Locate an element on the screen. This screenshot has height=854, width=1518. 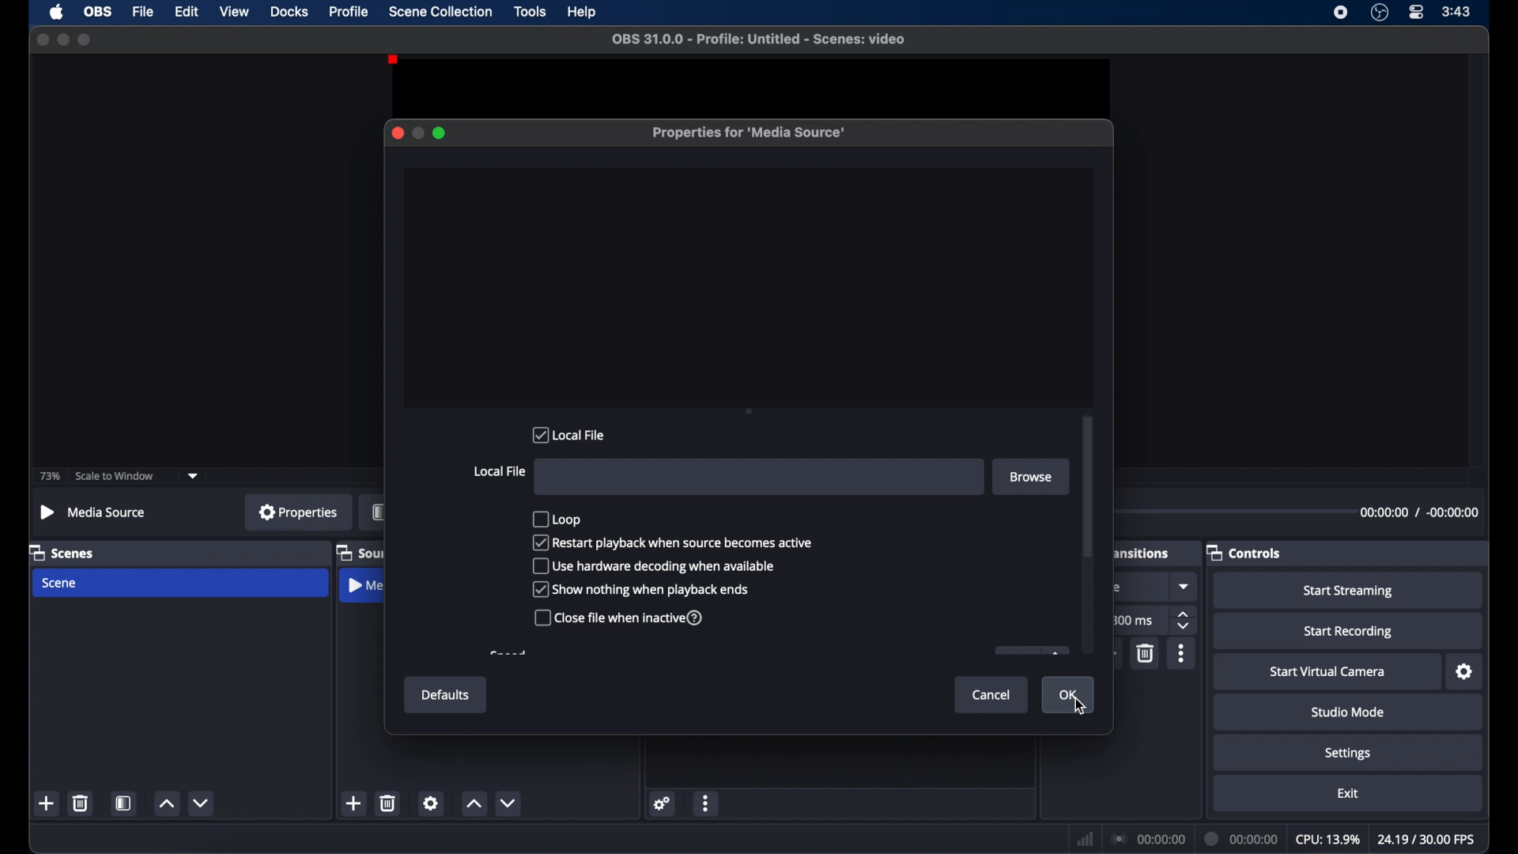
edit is located at coordinates (186, 12).